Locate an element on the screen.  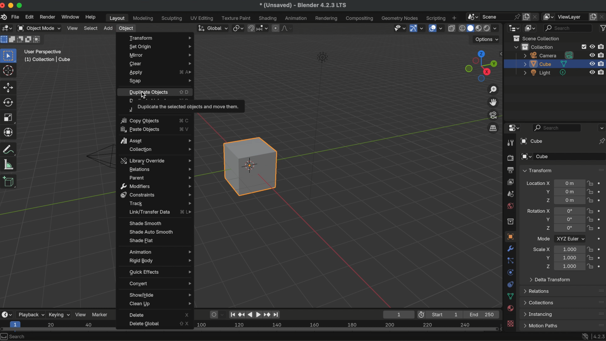
select is located at coordinates (91, 28).